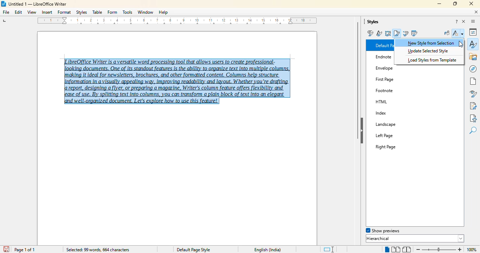 Image resolution: width=480 pixels, height=253 pixels. What do you see at coordinates (328, 249) in the screenshot?
I see `standard selection` at bounding box center [328, 249].